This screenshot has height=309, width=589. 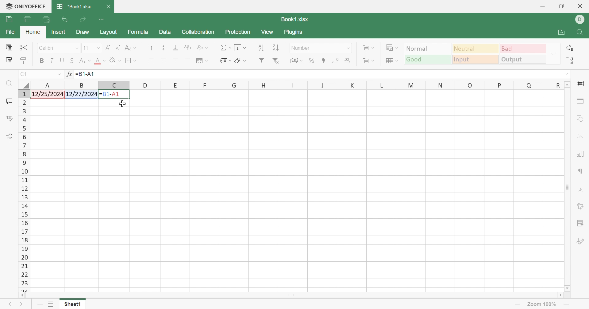 What do you see at coordinates (275, 48) in the screenshot?
I see `Descending order` at bounding box center [275, 48].